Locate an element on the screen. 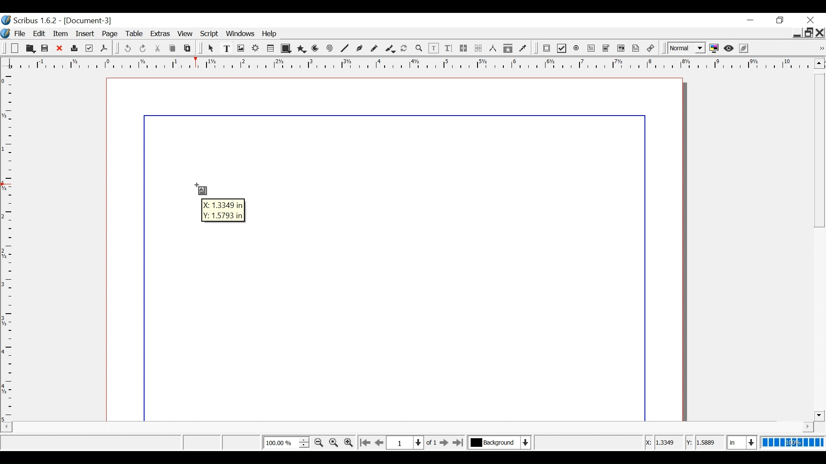 The image size is (826, 464). PDF Text Field is located at coordinates (592, 49).